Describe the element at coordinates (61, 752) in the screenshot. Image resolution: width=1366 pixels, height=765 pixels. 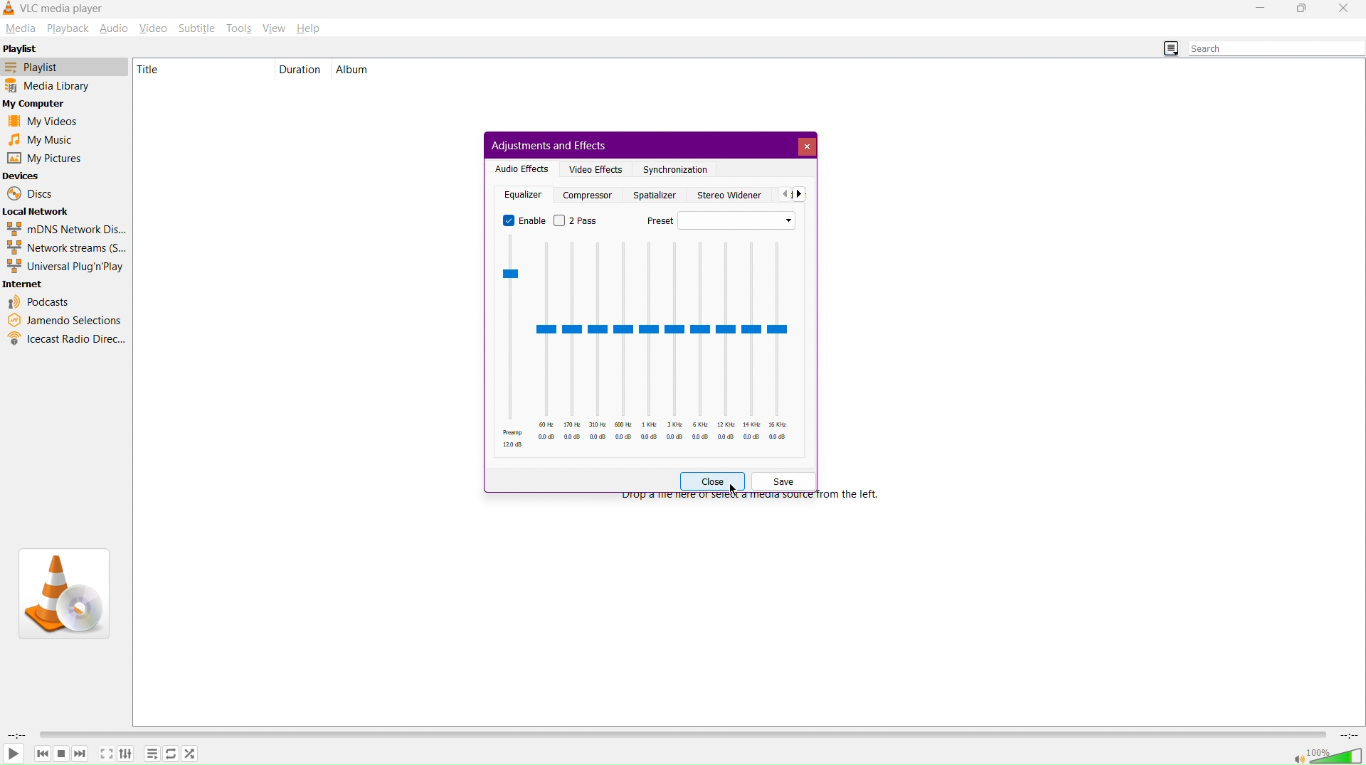
I see `Pause` at that location.